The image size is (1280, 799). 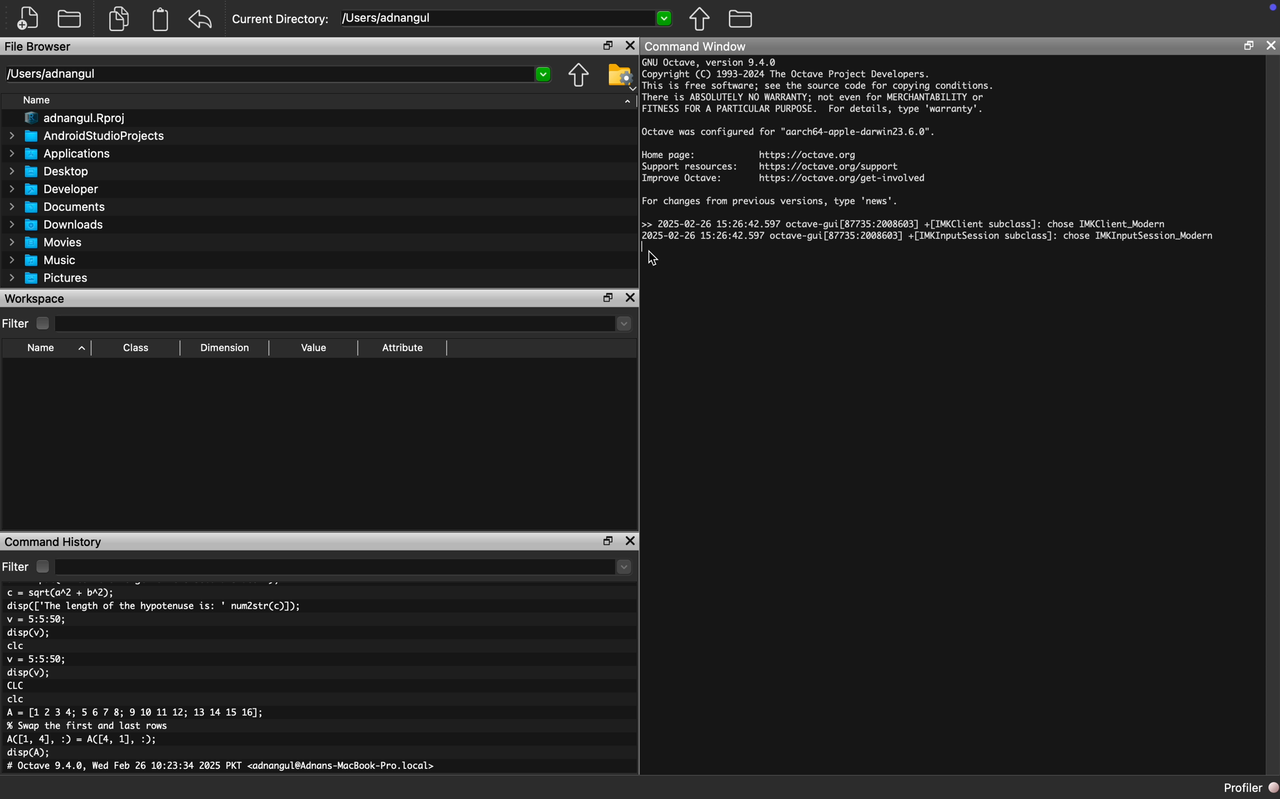 What do you see at coordinates (789, 133) in the screenshot?
I see `Octave was configured for "aarch64-apple-darwin23.6.0".` at bounding box center [789, 133].